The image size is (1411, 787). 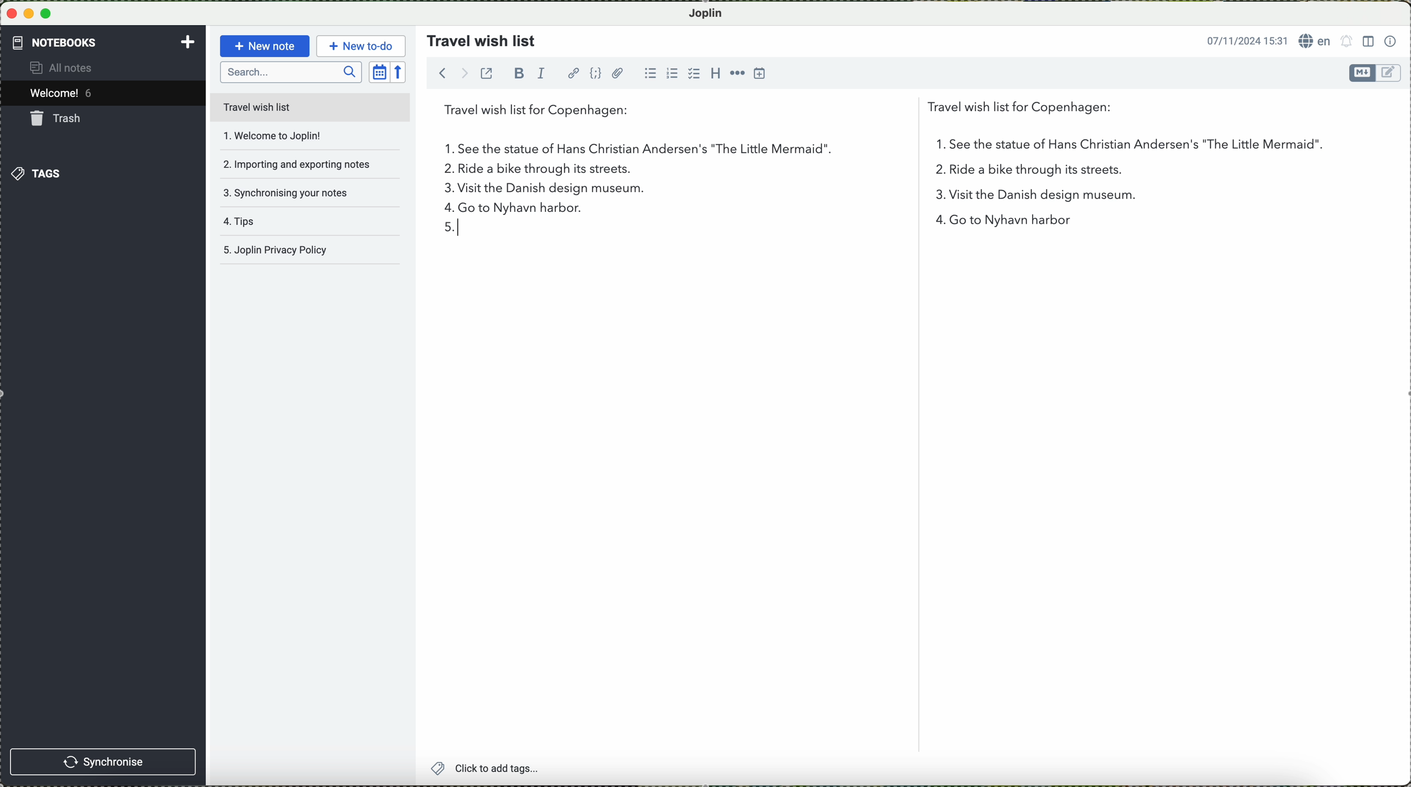 I want to click on 5 in the list, so click(x=440, y=225).